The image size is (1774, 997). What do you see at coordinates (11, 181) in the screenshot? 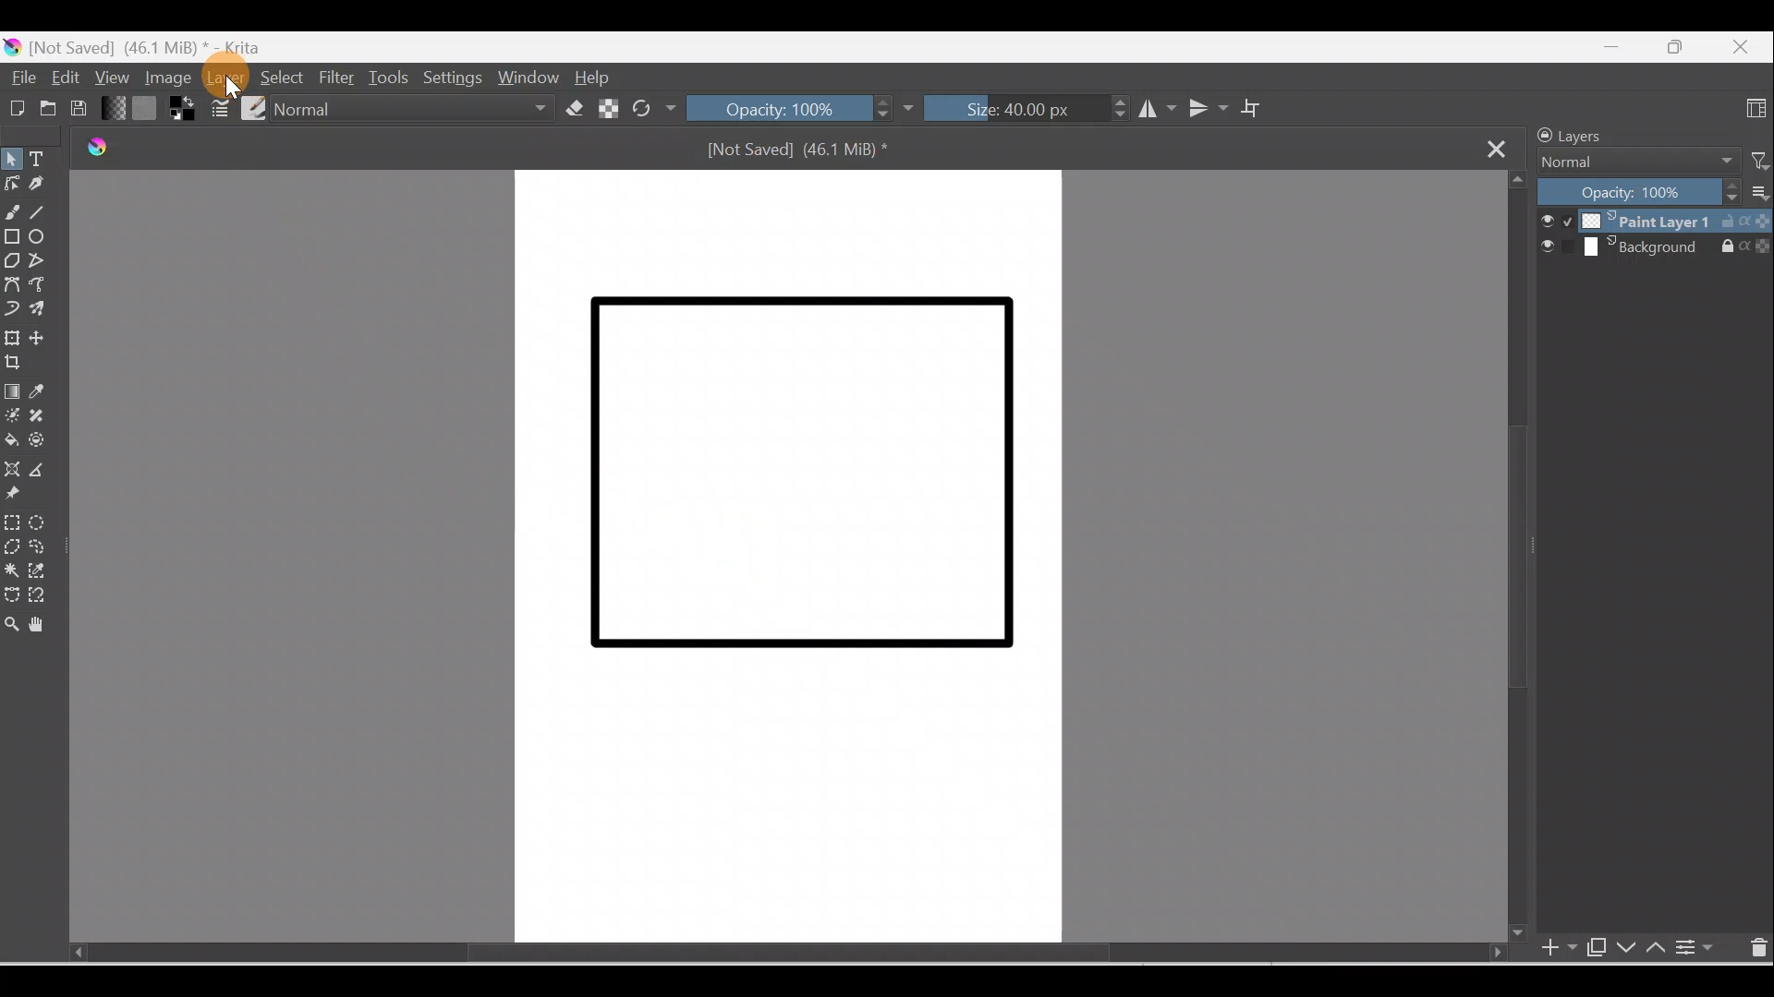
I see `Edit shapes tool` at bounding box center [11, 181].